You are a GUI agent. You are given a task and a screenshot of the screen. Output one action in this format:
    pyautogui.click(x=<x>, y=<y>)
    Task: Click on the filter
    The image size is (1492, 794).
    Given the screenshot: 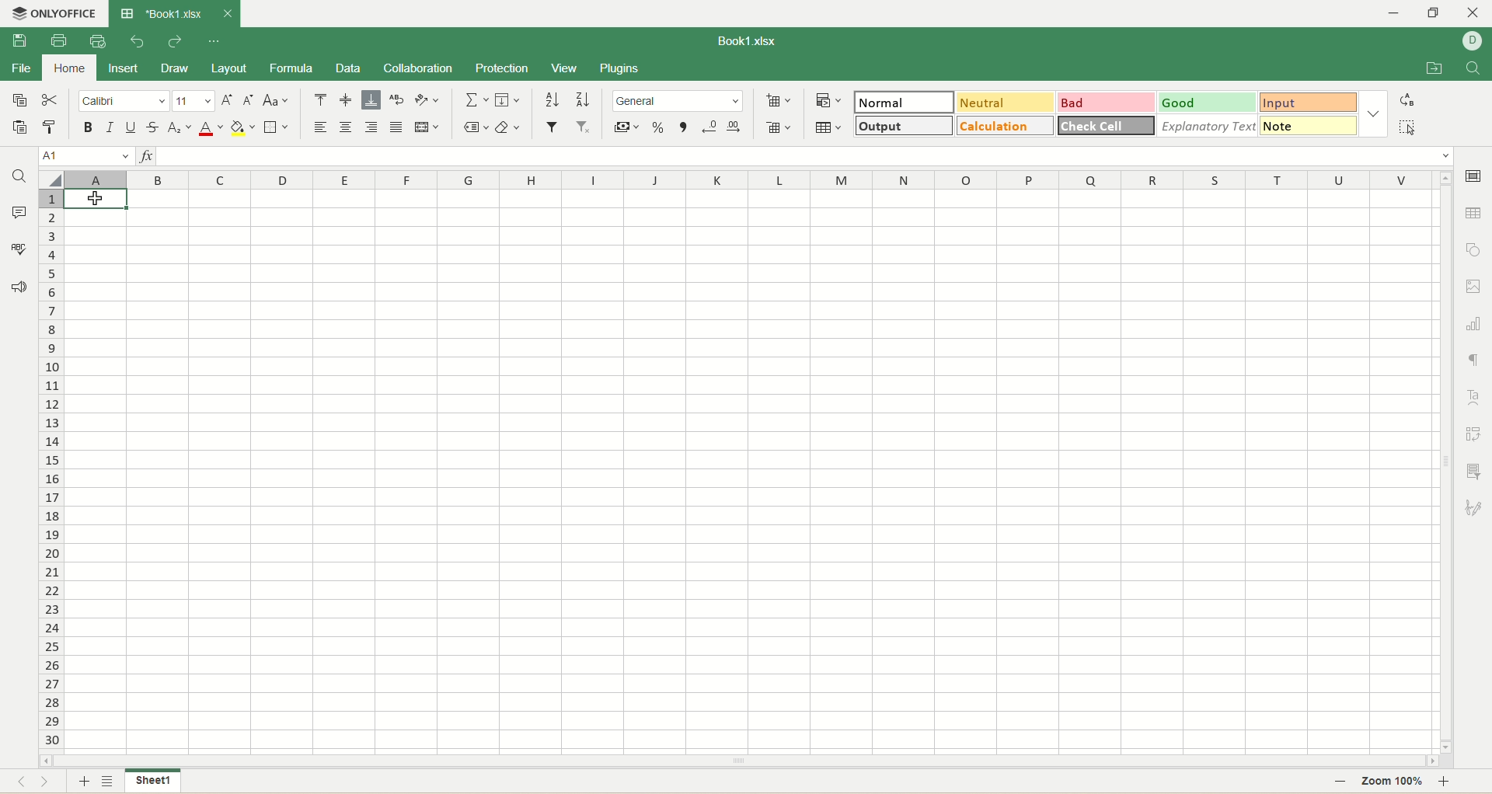 What is the action you would take?
    pyautogui.click(x=552, y=126)
    